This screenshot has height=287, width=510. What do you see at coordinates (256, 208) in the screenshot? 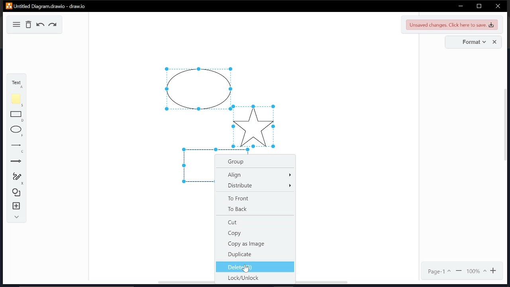
I see `to back` at bounding box center [256, 208].